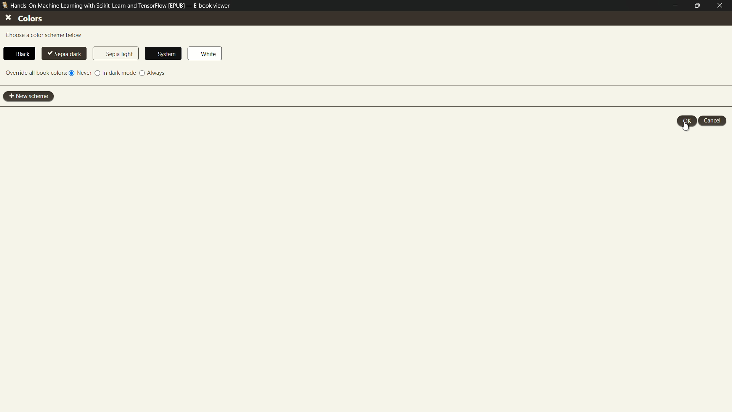 This screenshot has height=412, width=732. What do you see at coordinates (116, 73) in the screenshot?
I see `in dark mode` at bounding box center [116, 73].